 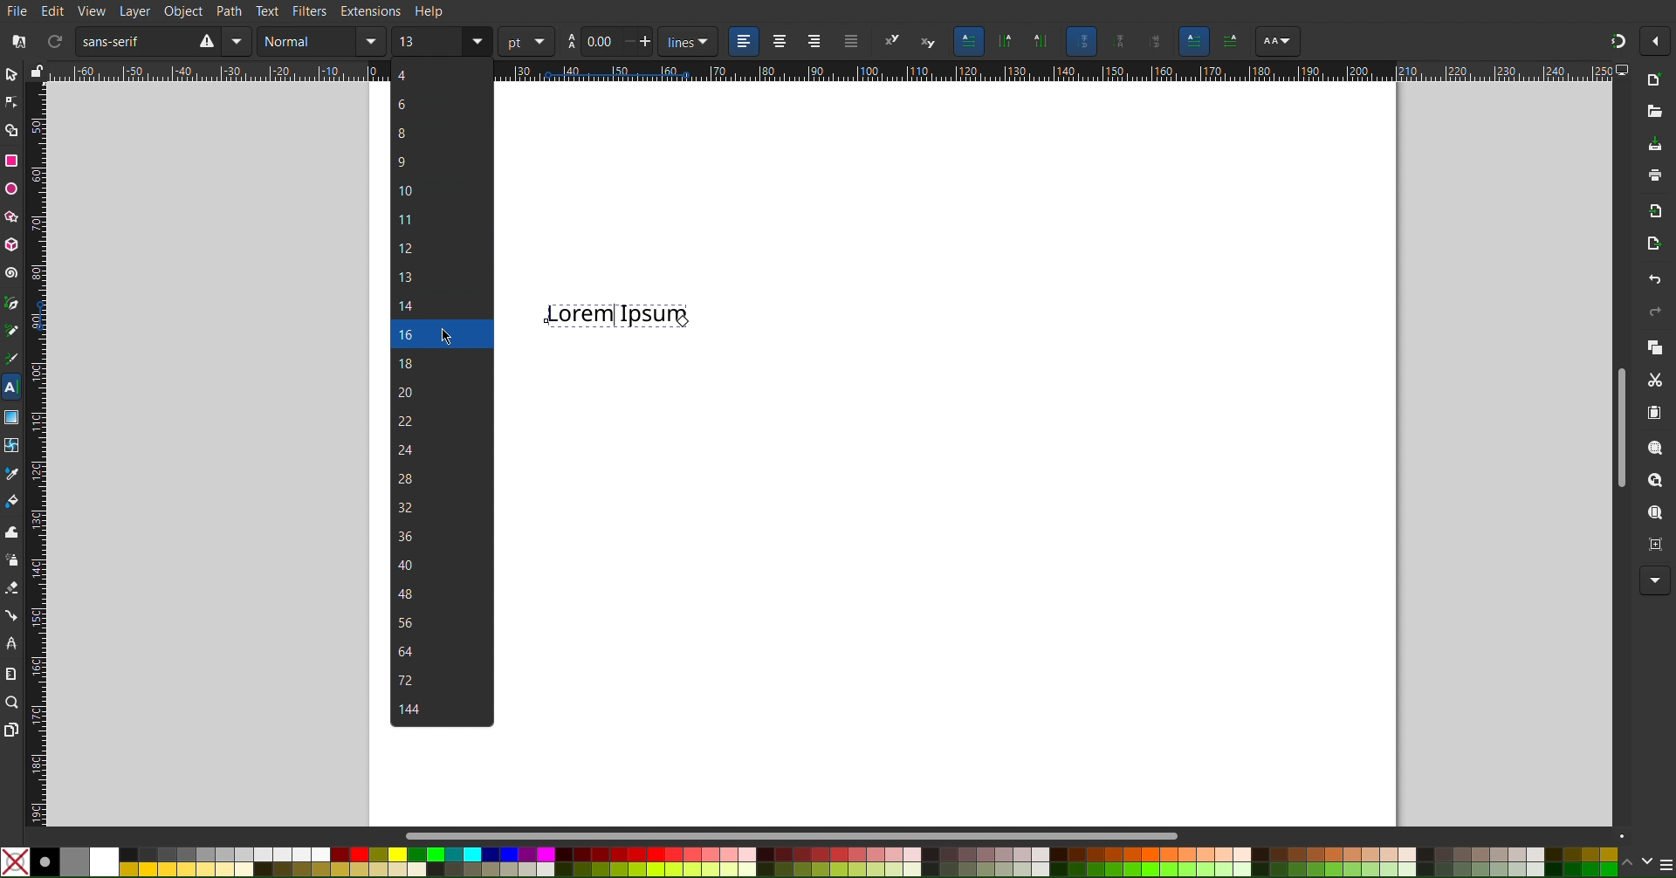 What do you see at coordinates (1654, 175) in the screenshot?
I see `Print` at bounding box center [1654, 175].